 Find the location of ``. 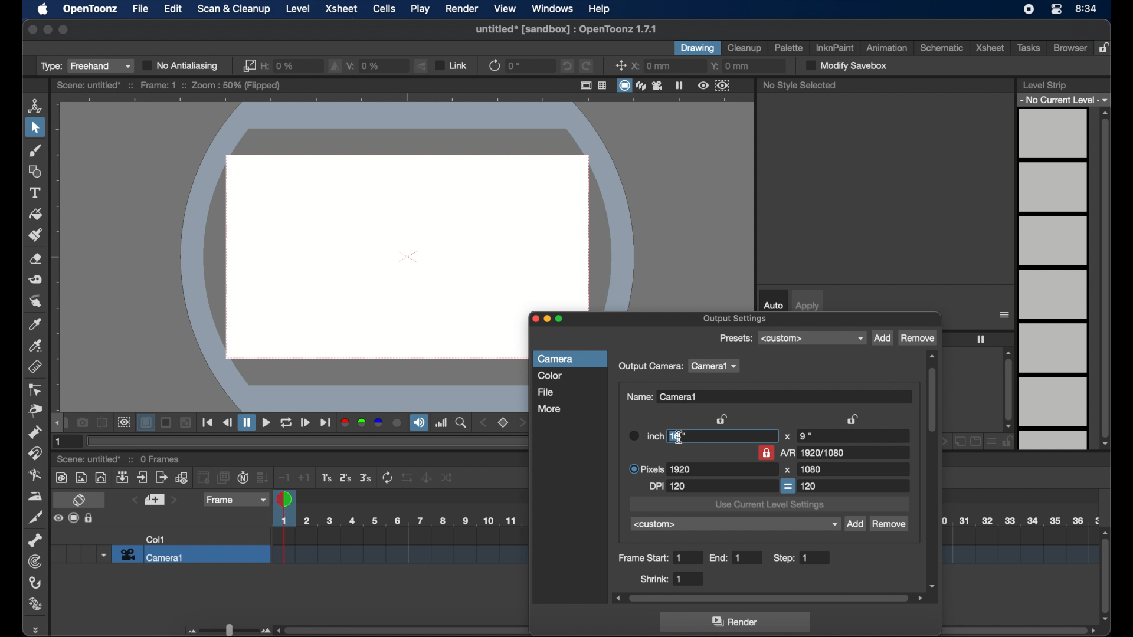

 is located at coordinates (143, 478).